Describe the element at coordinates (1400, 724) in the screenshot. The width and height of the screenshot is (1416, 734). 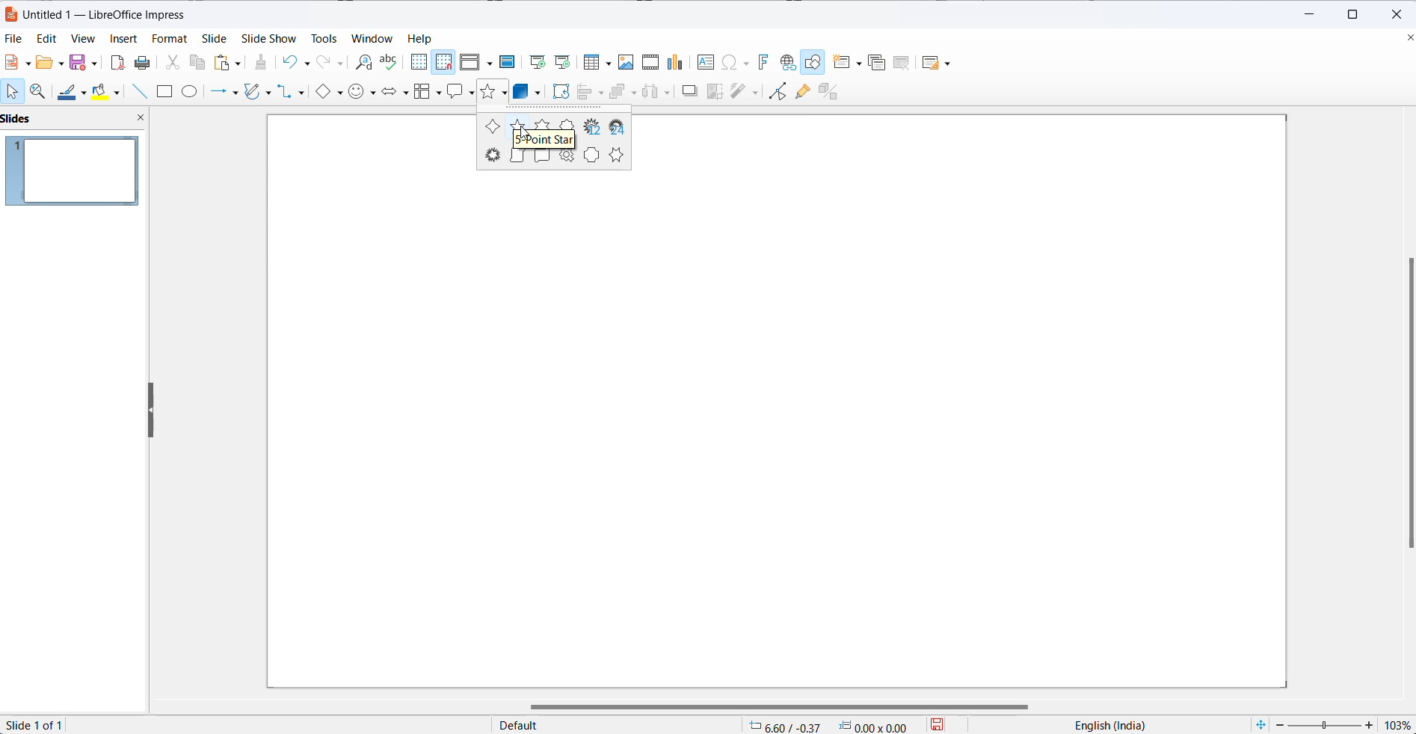
I see `zoom percentage` at that location.